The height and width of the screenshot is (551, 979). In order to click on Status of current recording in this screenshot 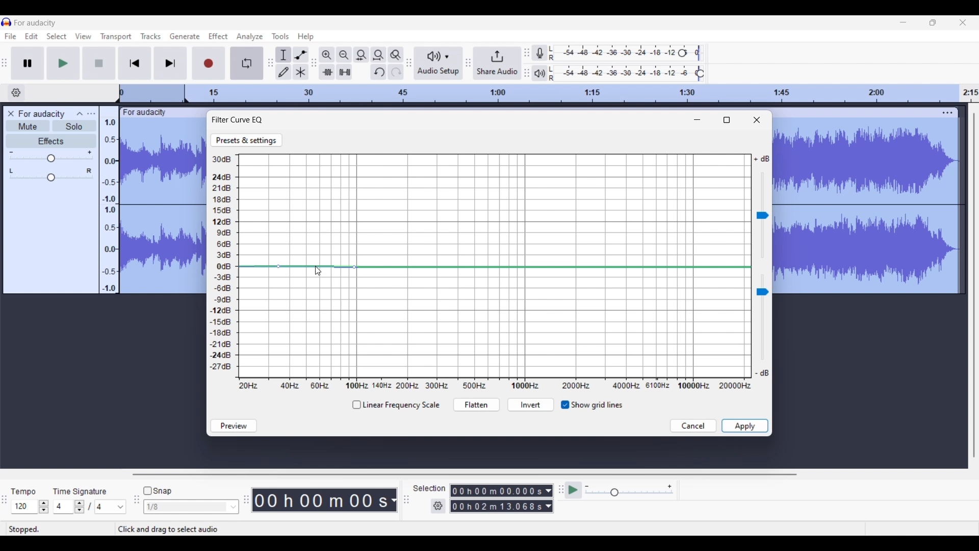, I will do `click(59, 530)`.